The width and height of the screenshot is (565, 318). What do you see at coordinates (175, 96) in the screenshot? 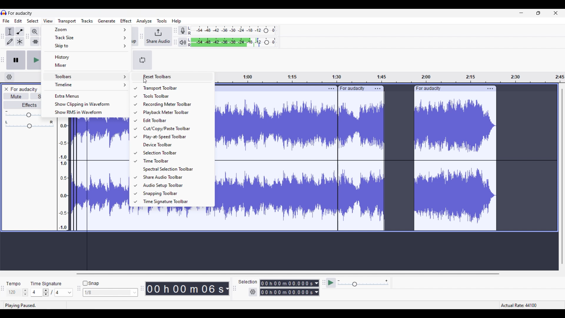
I see `Tools toolbar` at bounding box center [175, 96].